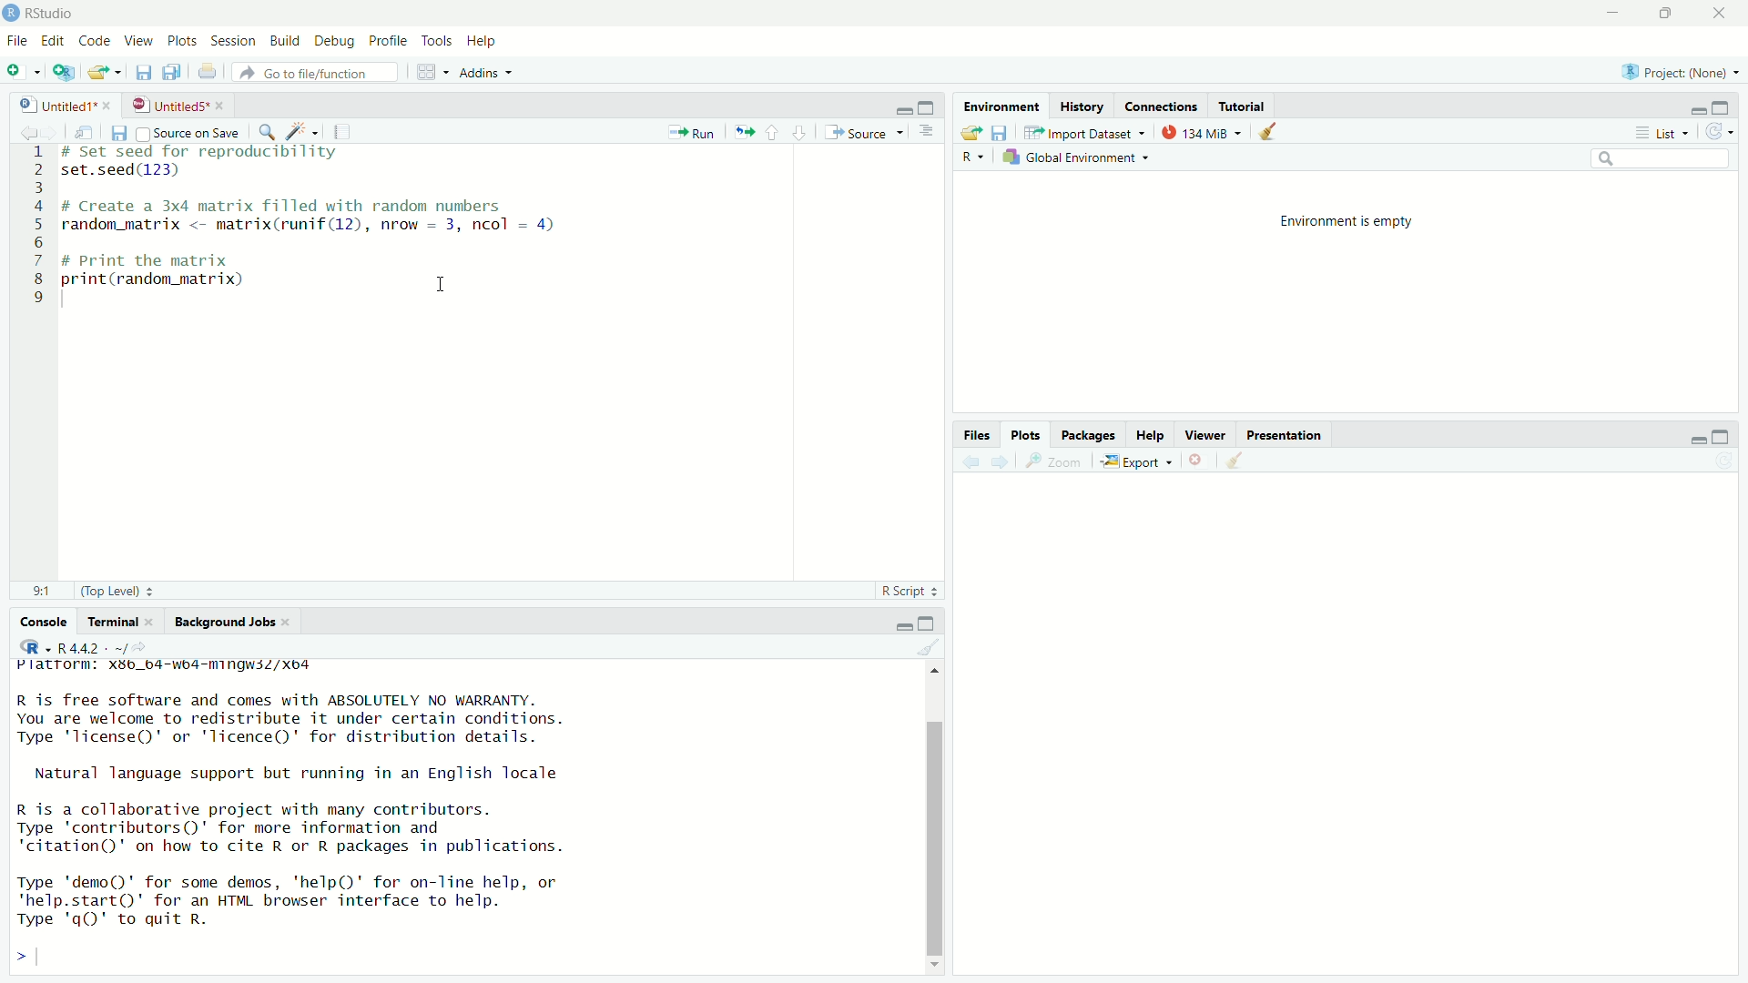  What do you see at coordinates (269, 128) in the screenshot?
I see `search` at bounding box center [269, 128].